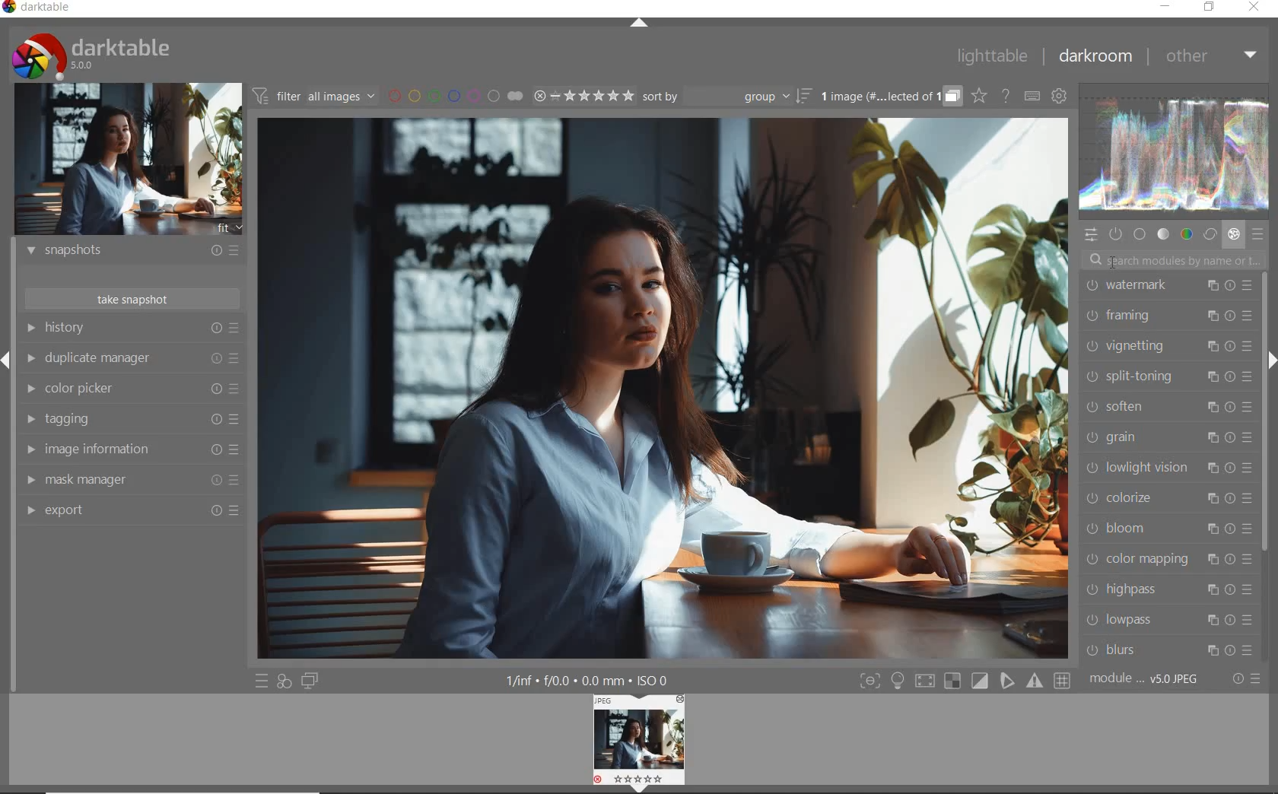  Describe the element at coordinates (583, 97) in the screenshot. I see `range ratings for selected images` at that location.